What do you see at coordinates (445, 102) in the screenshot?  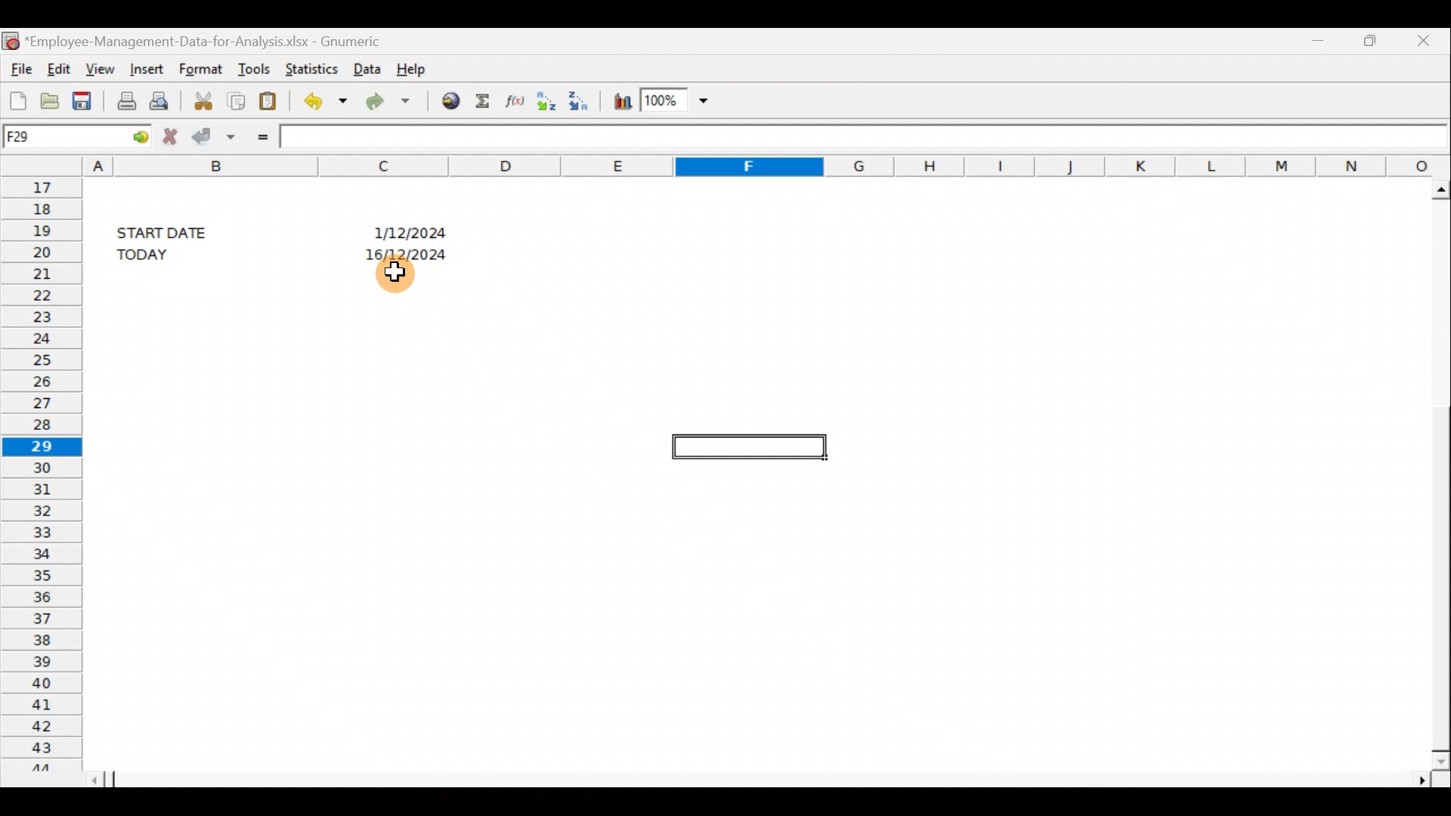 I see `Insert hyperlink` at bounding box center [445, 102].